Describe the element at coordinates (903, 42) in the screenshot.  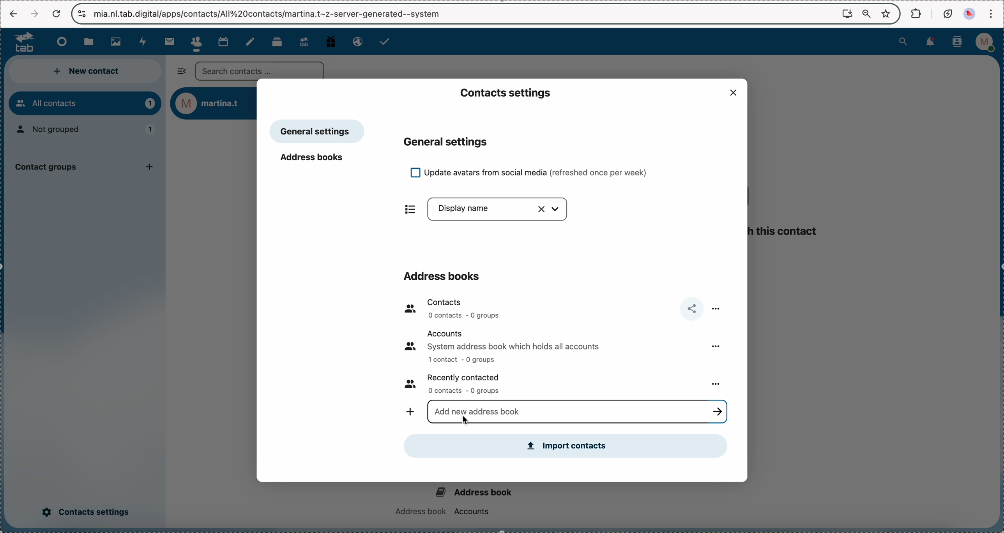
I see `search` at that location.